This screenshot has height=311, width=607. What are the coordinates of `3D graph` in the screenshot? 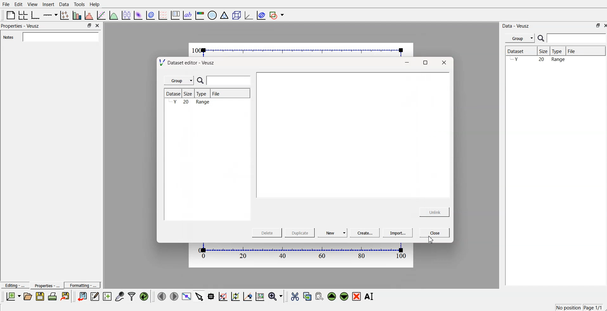 It's located at (248, 15).